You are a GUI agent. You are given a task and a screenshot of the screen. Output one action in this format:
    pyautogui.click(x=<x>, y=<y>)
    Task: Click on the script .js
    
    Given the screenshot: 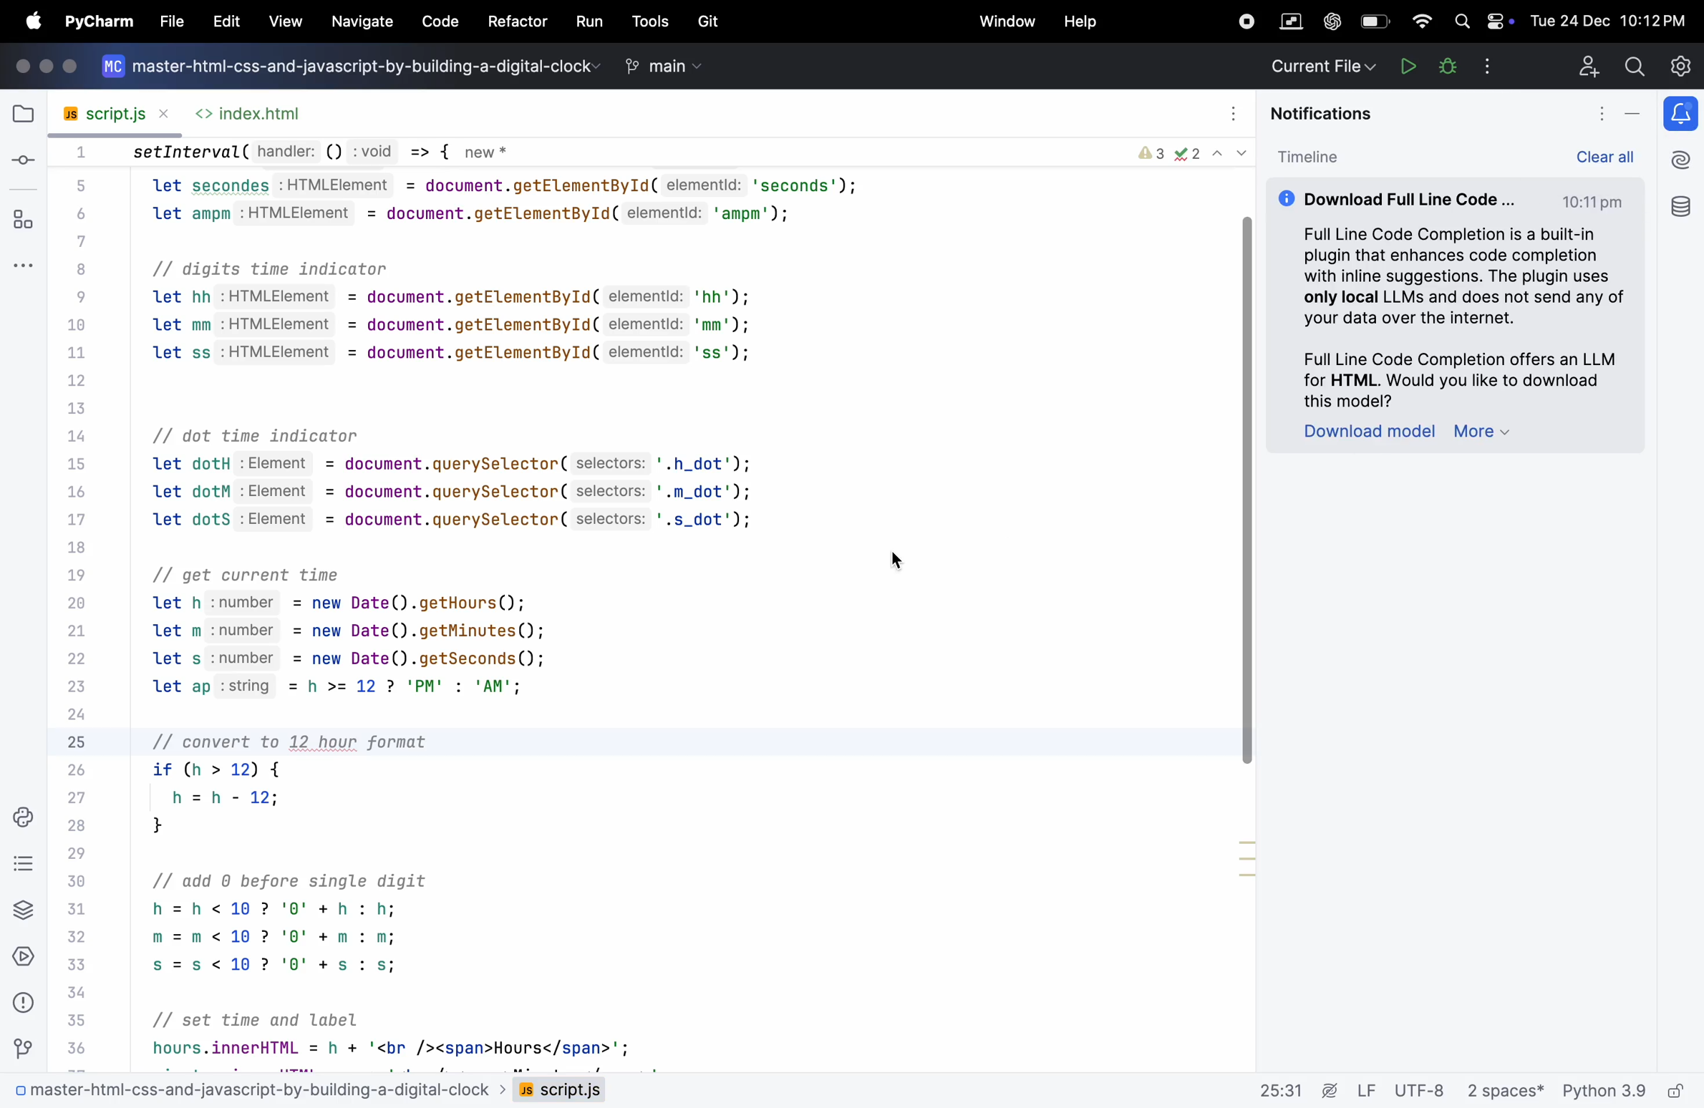 What is the action you would take?
    pyautogui.click(x=110, y=110)
    